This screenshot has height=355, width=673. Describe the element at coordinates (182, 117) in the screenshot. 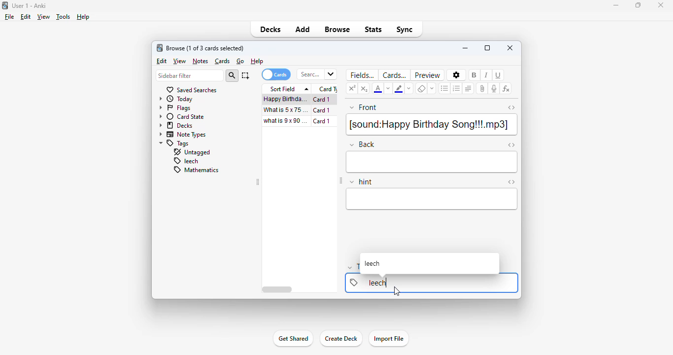

I see `card state` at that location.